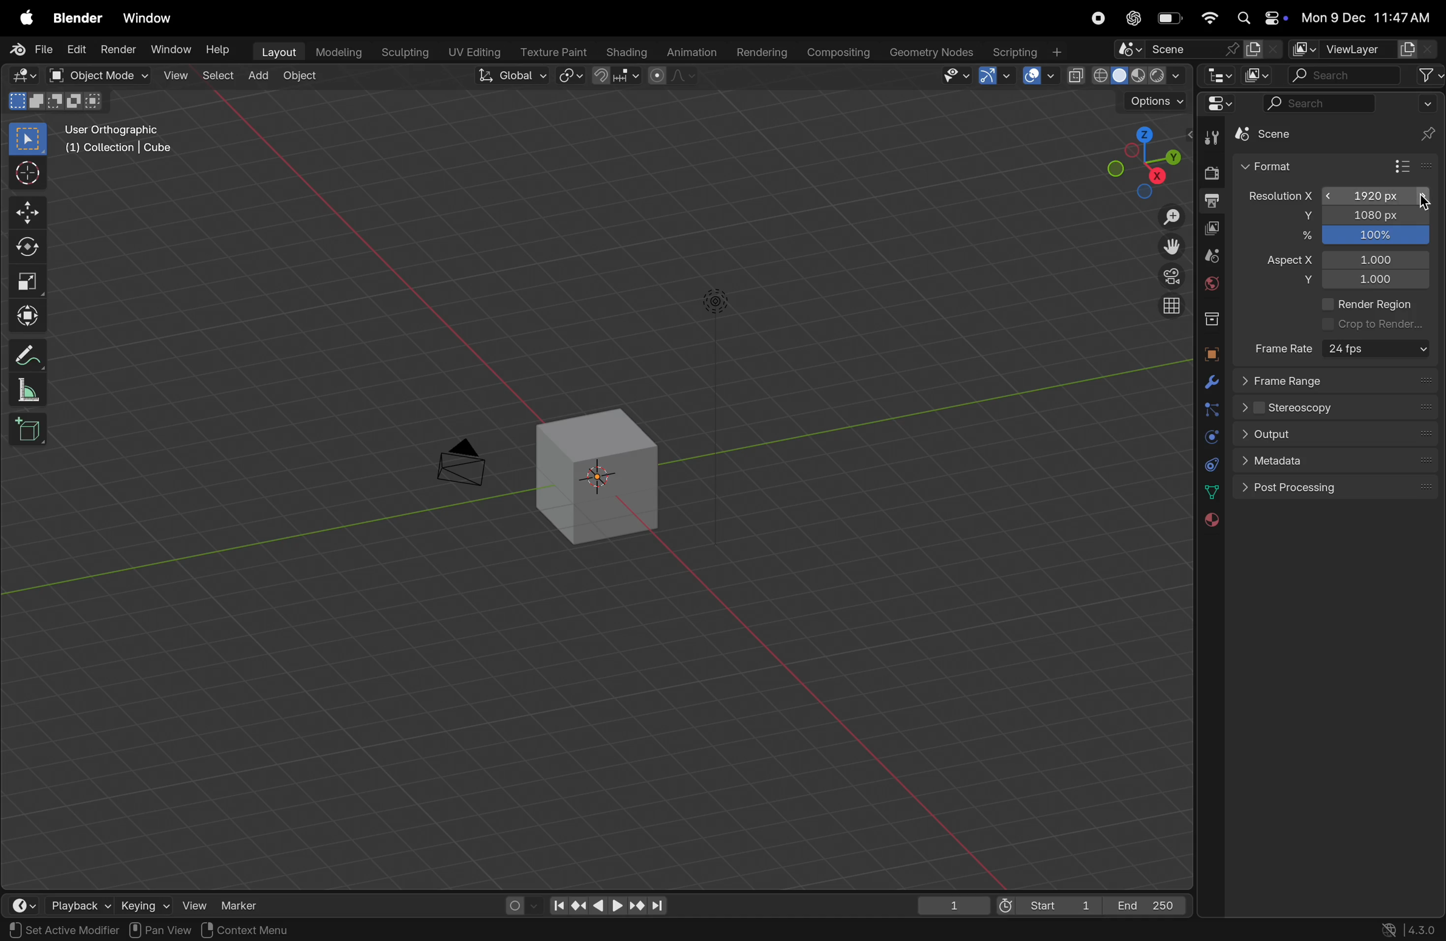 The width and height of the screenshot is (1446, 941). What do you see at coordinates (1195, 49) in the screenshot?
I see `scene` at bounding box center [1195, 49].